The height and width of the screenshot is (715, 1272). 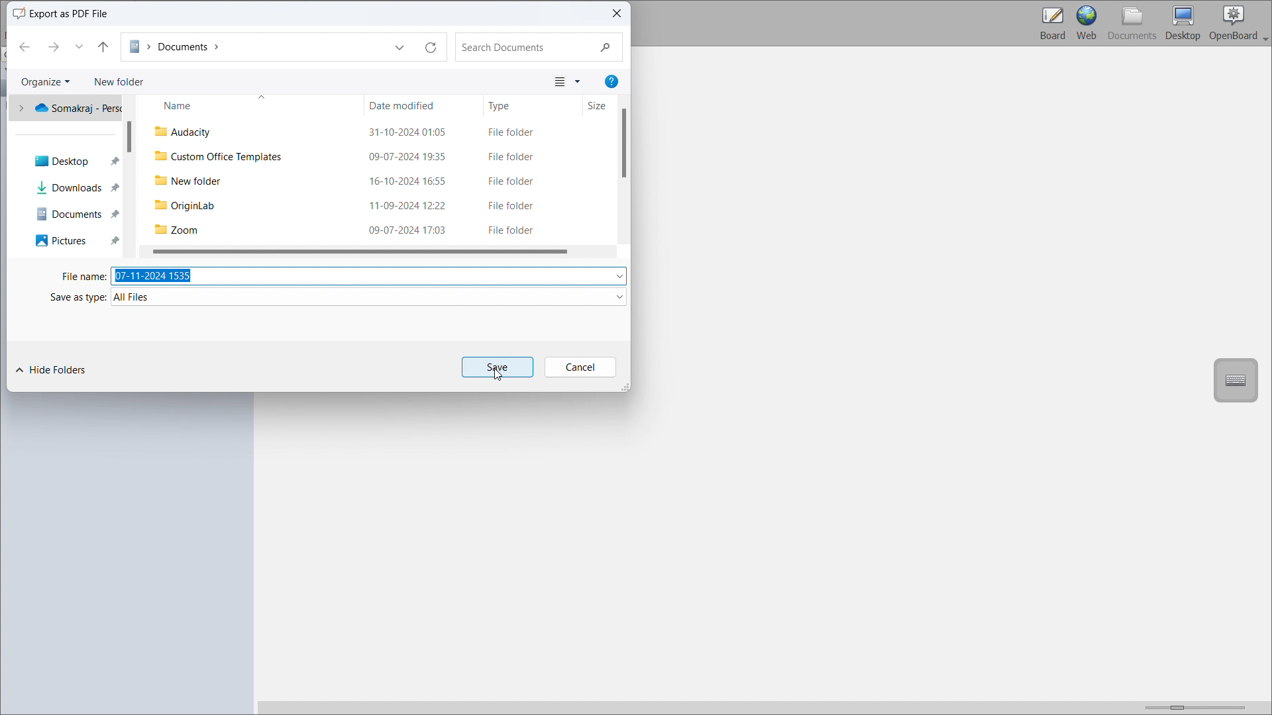 What do you see at coordinates (536, 45) in the screenshot?
I see `search documents` at bounding box center [536, 45].